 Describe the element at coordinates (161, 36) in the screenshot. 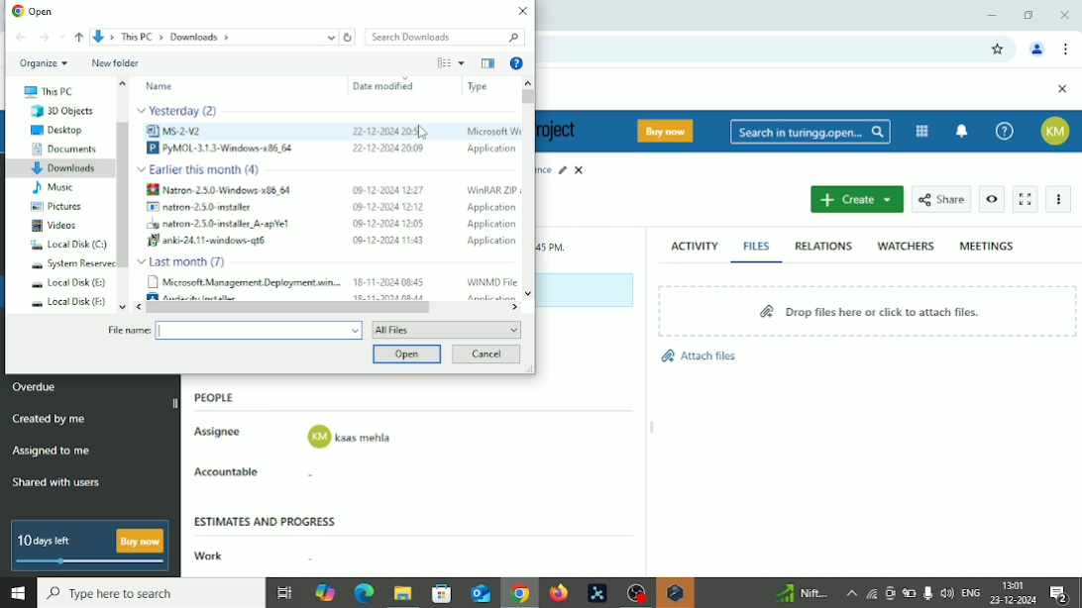

I see `path: downloads» Ths PC » Downloads »` at that location.